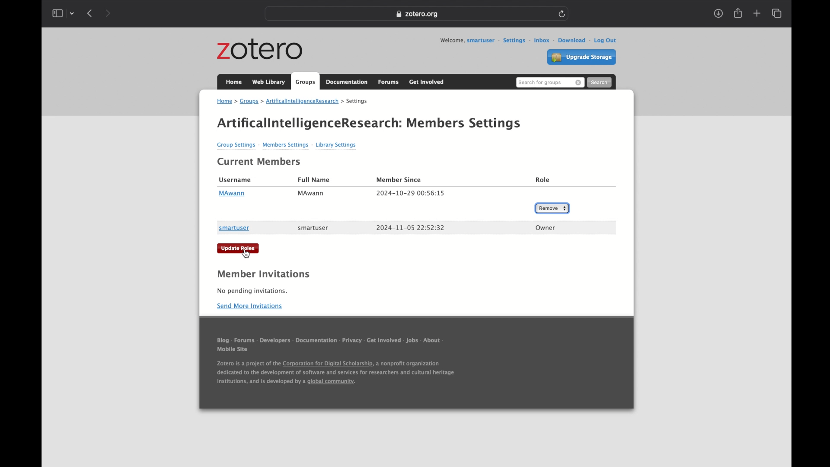  I want to click on footnote, so click(335, 375).